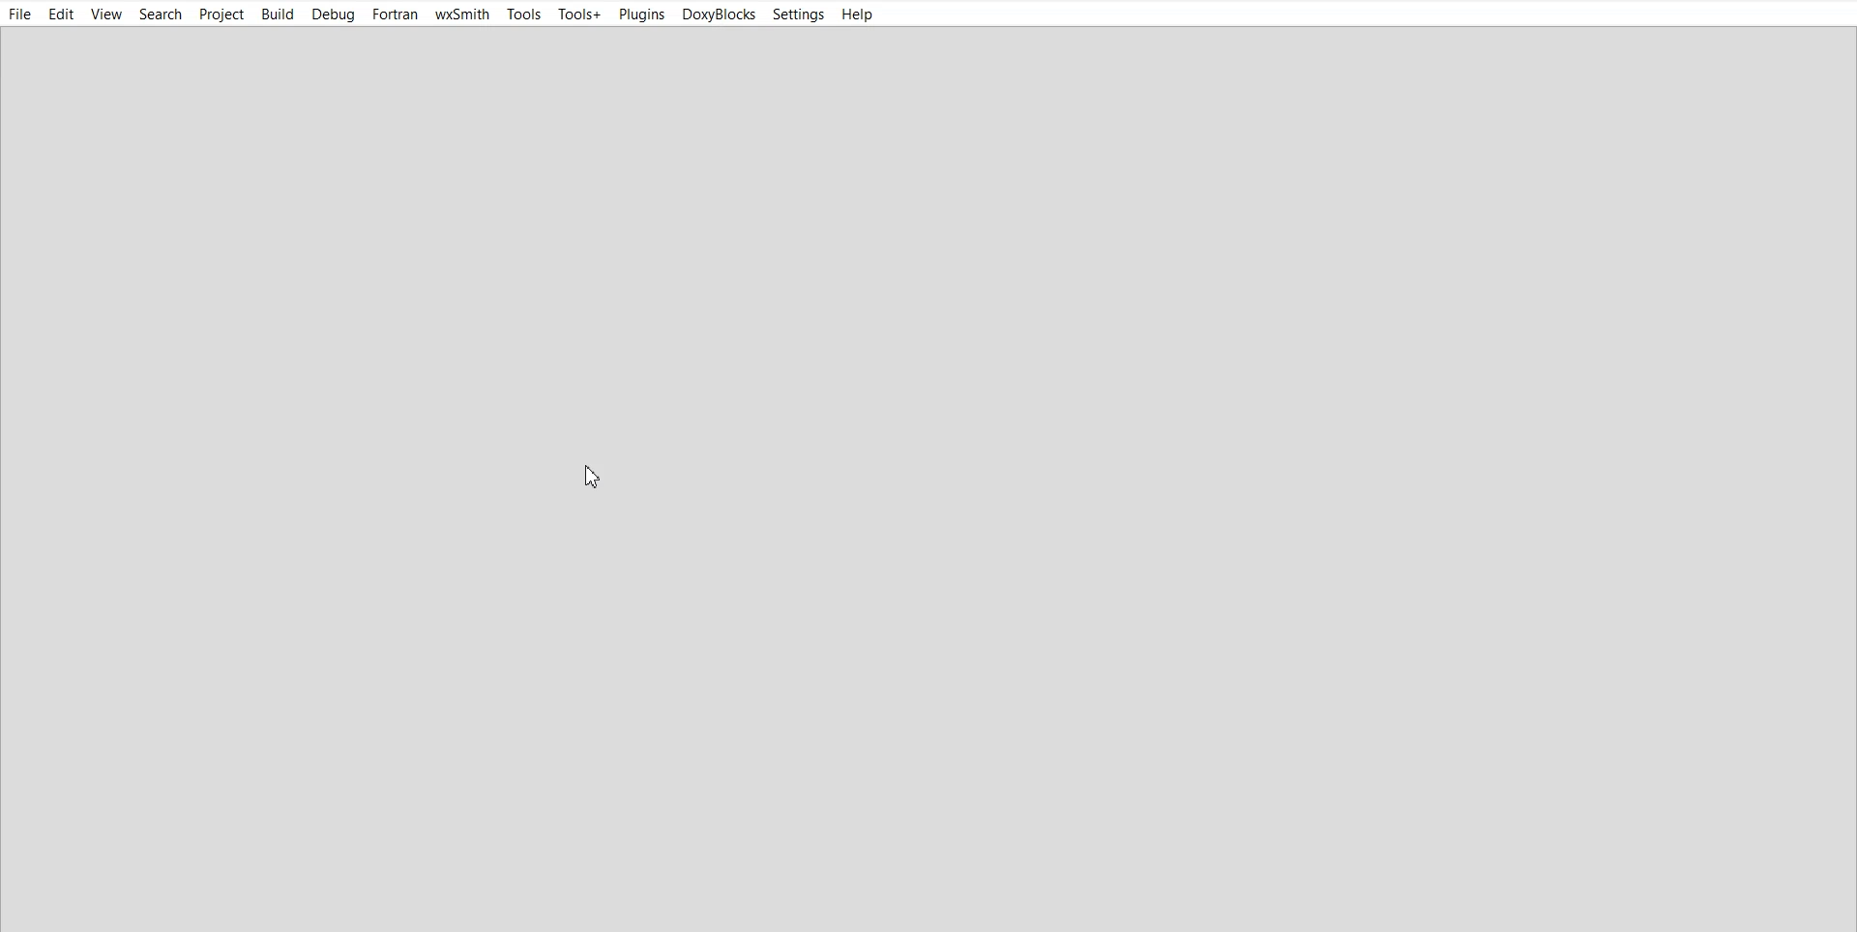 This screenshot has width=1857, height=932. I want to click on Help, so click(860, 15).